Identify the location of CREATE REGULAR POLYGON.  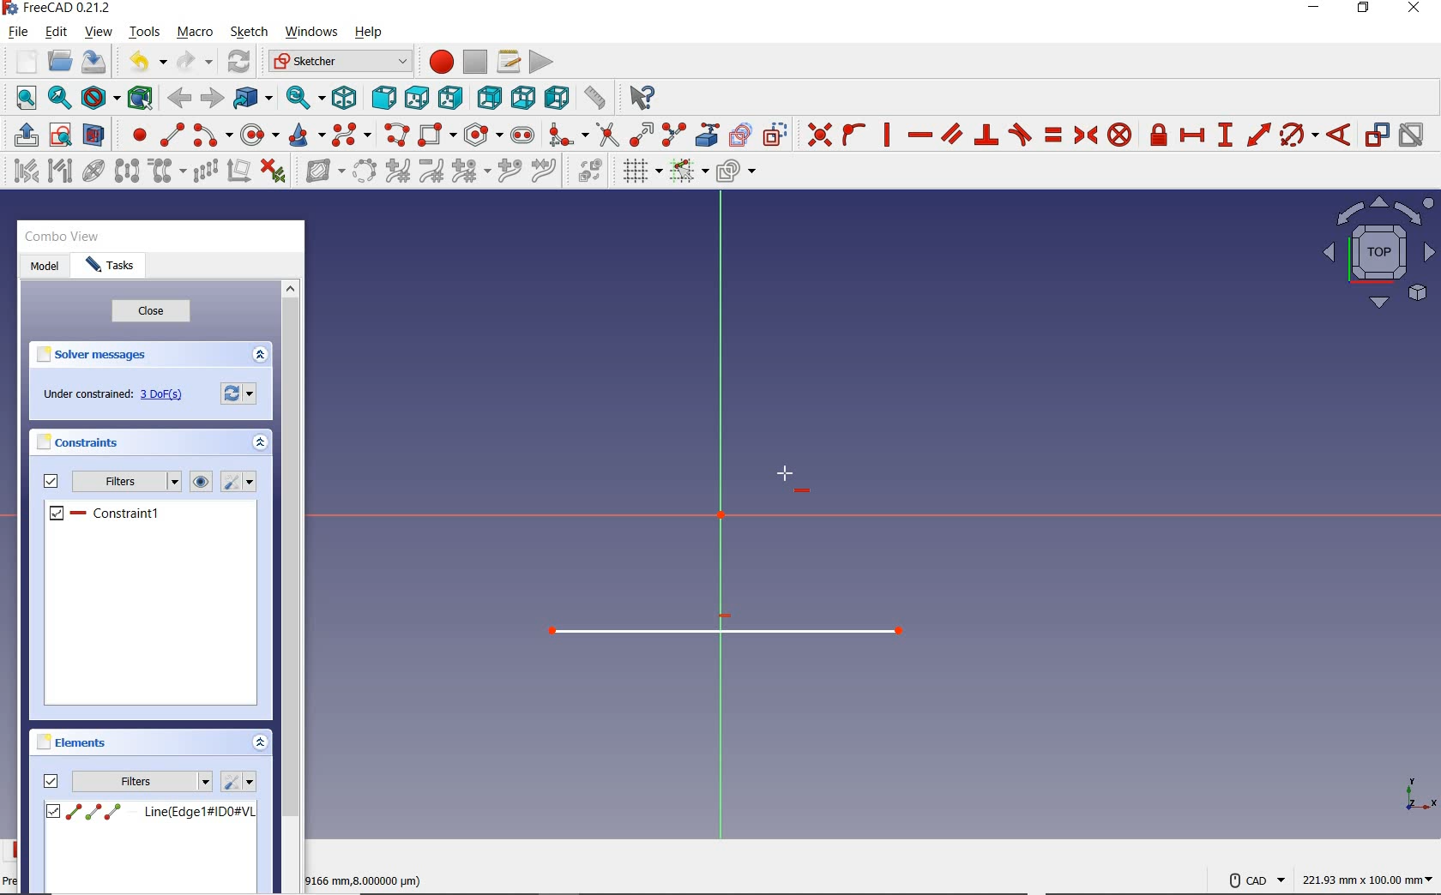
(483, 135).